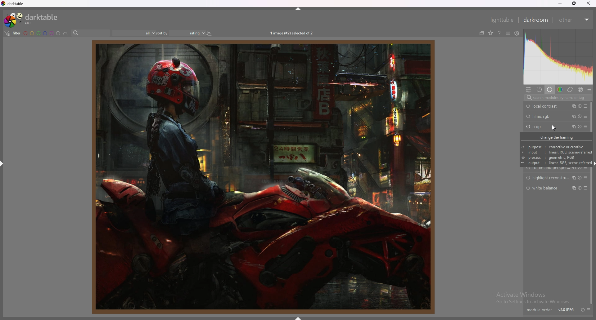 The width and height of the screenshot is (596, 320). I want to click on multiple instances action, so click(573, 188).